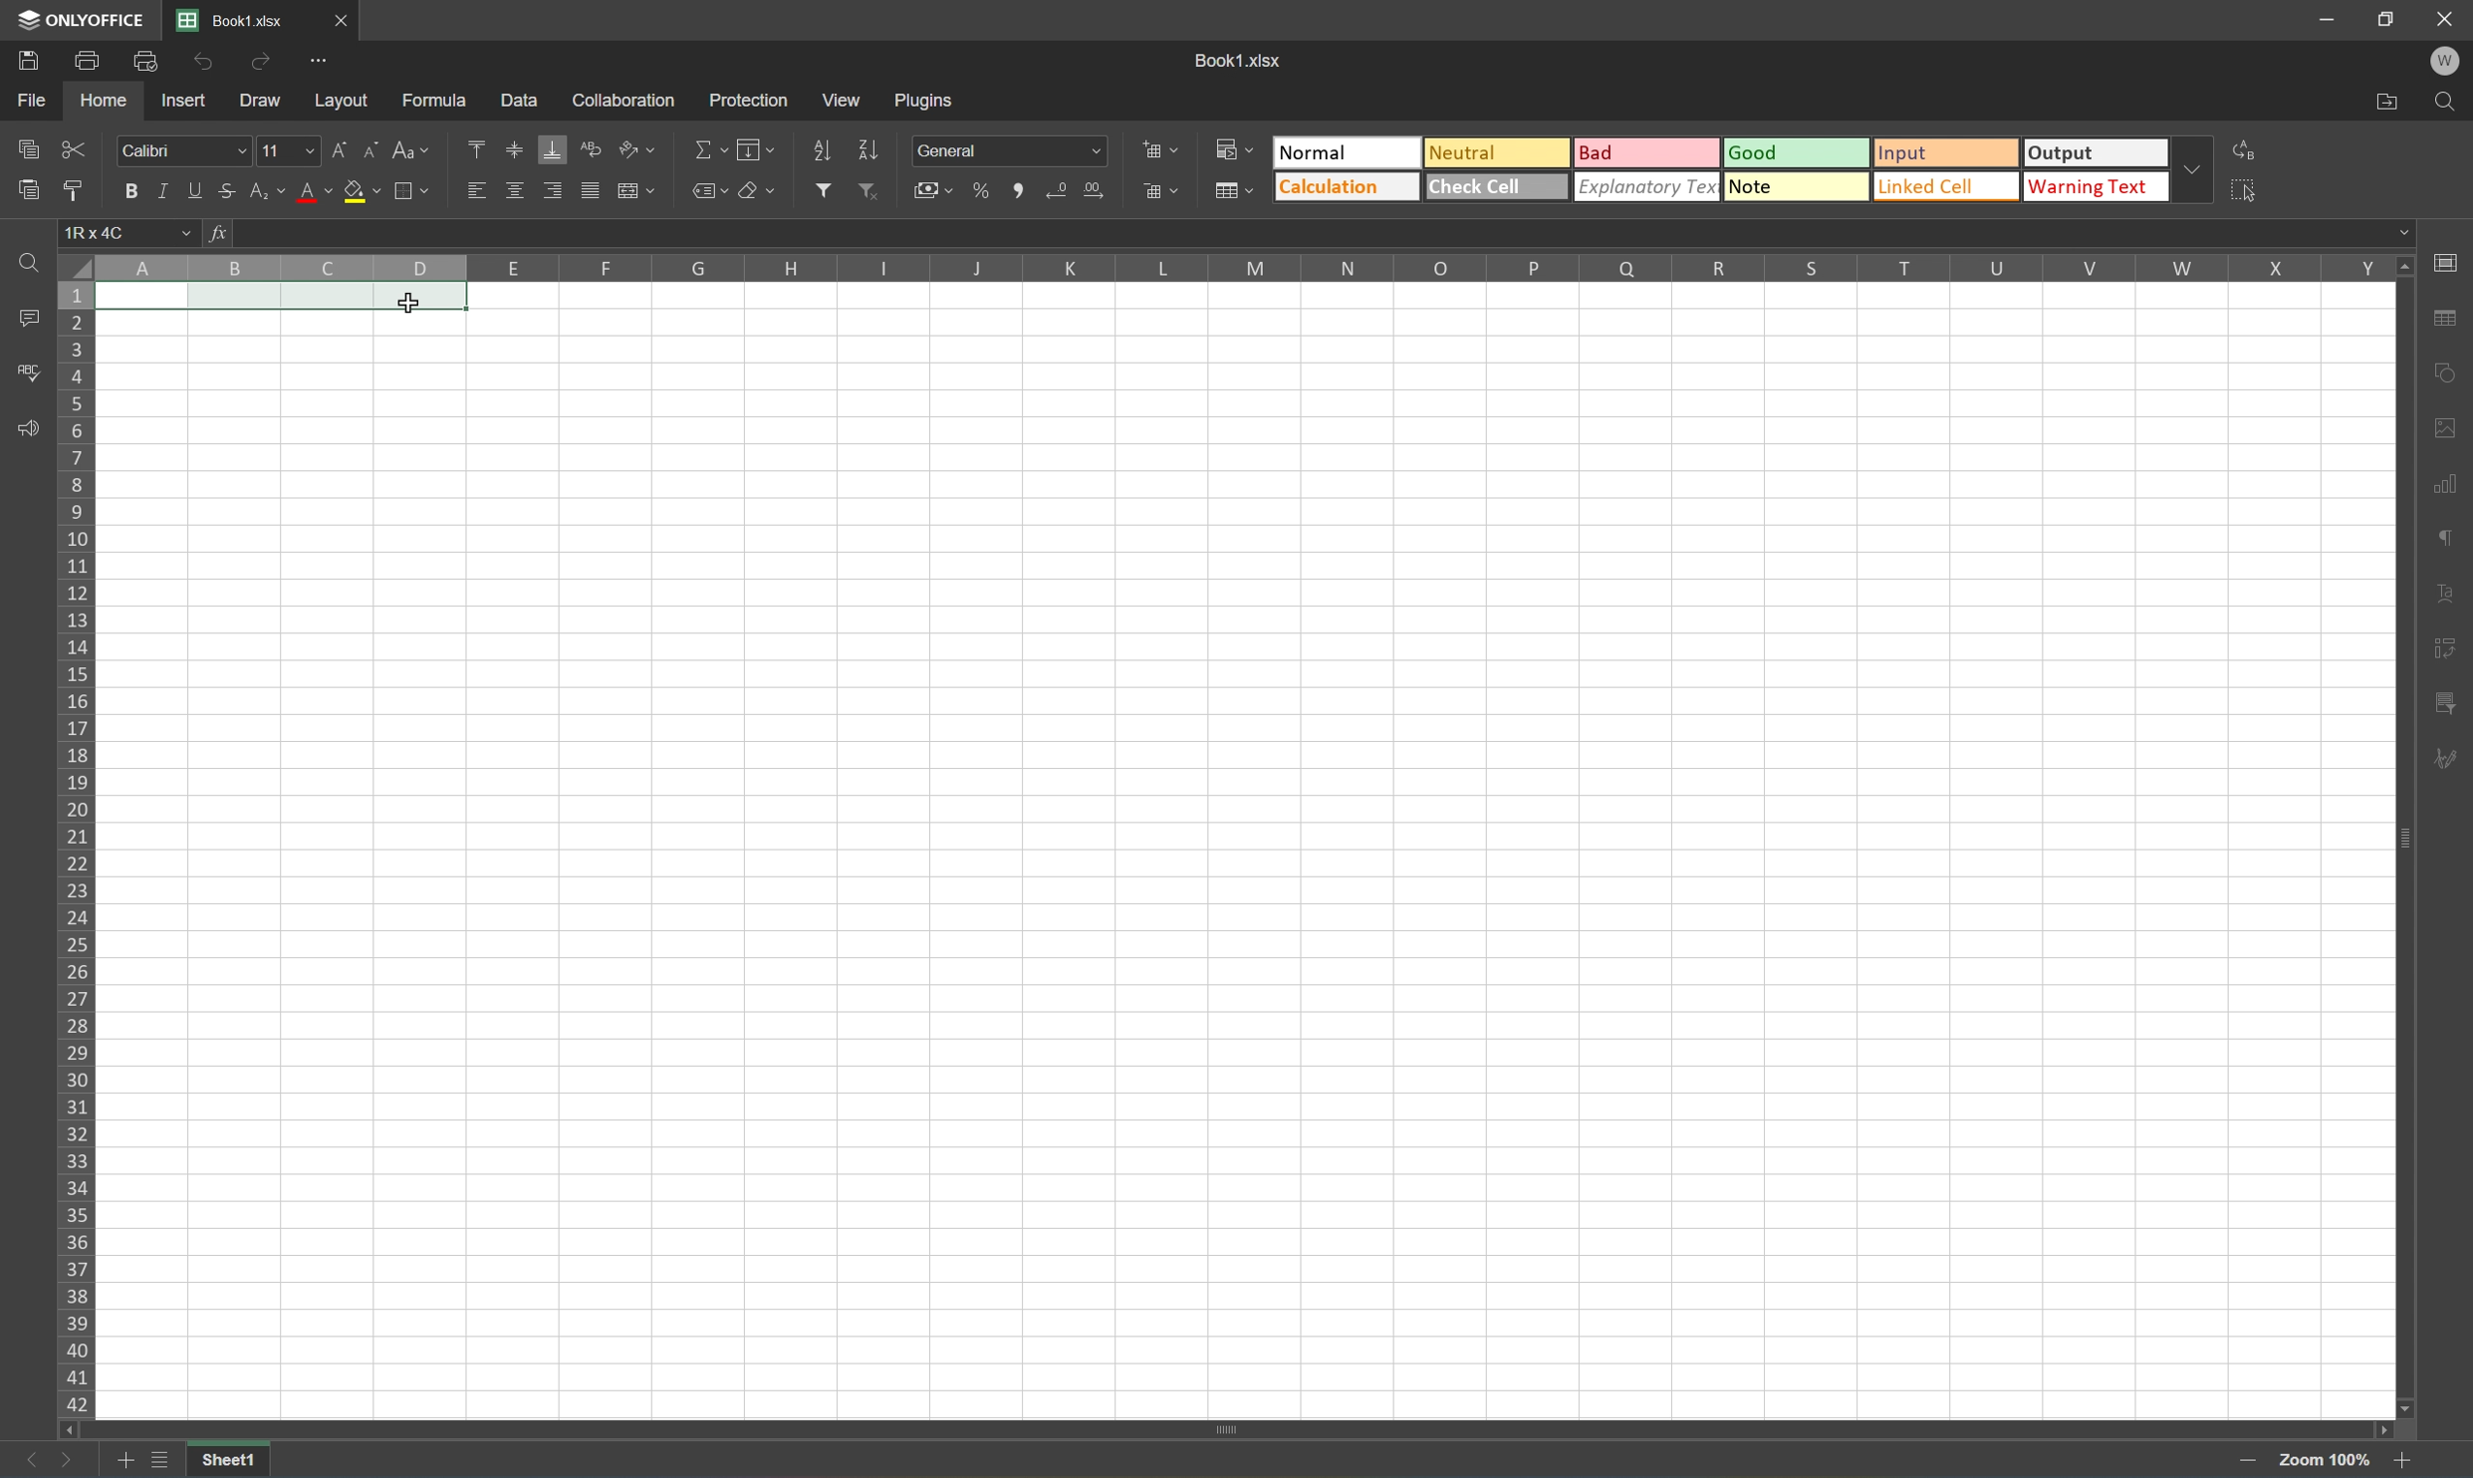  Describe the element at coordinates (1023, 191) in the screenshot. I see `Comma style` at that location.